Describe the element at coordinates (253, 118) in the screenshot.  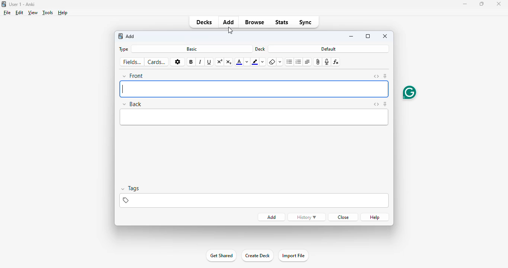
I see `back answer` at that location.